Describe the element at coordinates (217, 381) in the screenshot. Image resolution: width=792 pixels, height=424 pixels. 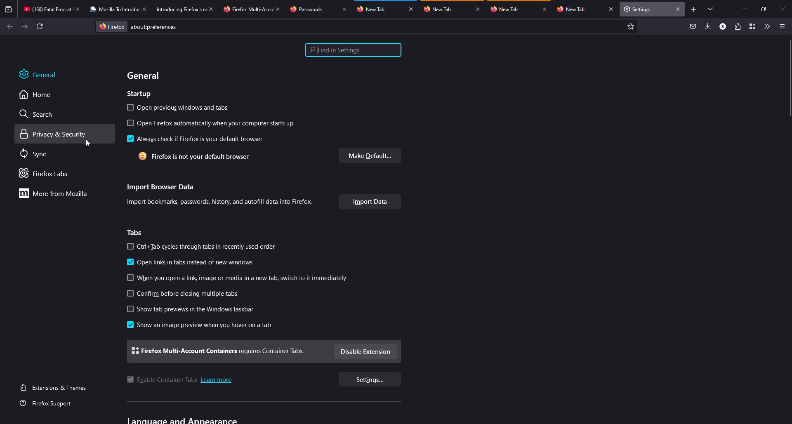
I see `learn more` at that location.